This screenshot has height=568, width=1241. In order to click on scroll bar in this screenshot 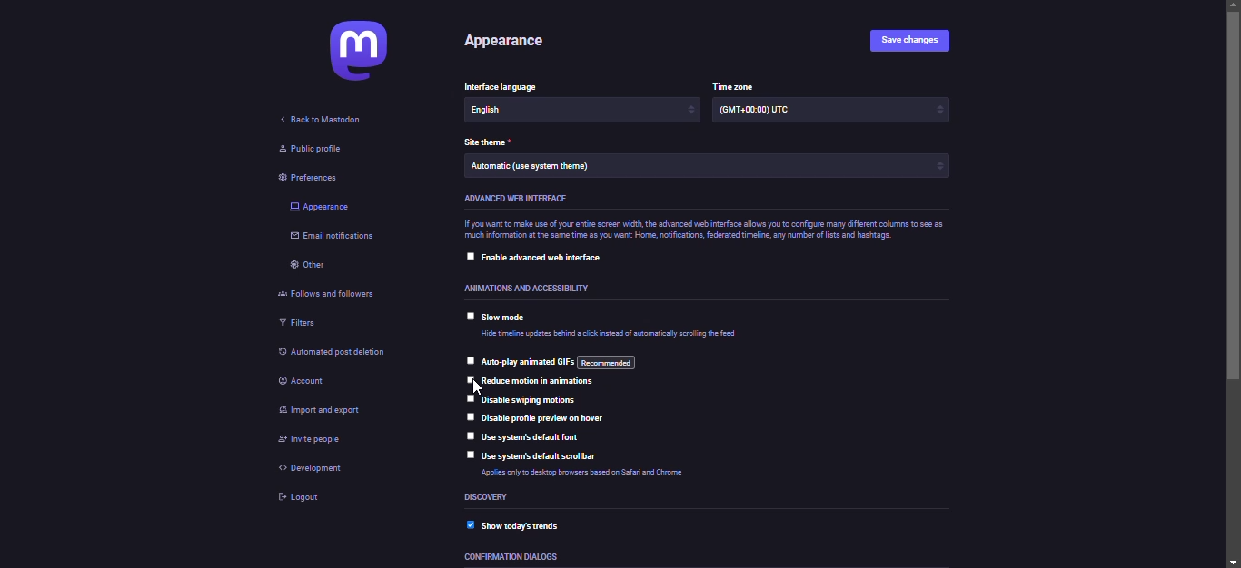, I will do `click(1232, 283)`.